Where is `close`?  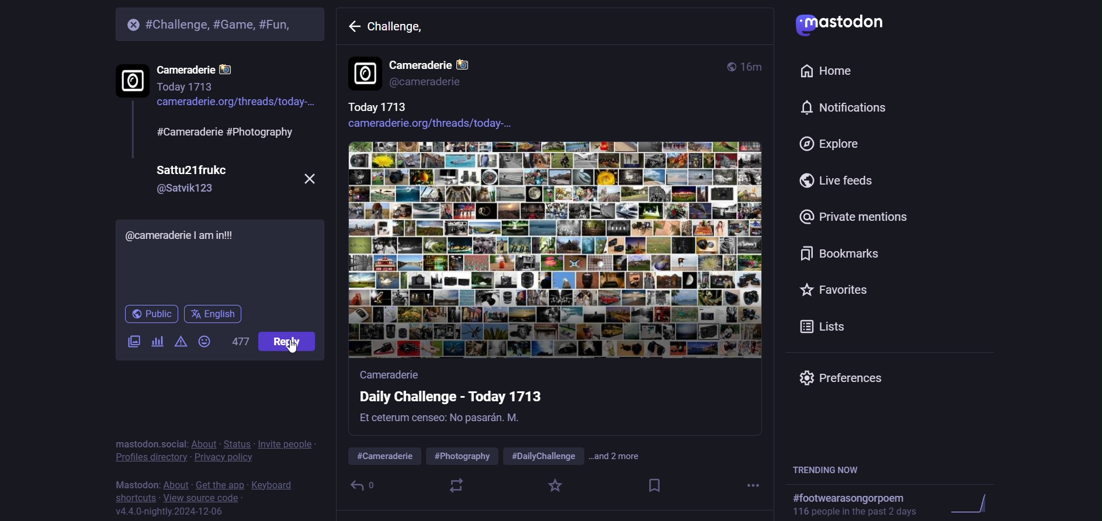 close is located at coordinates (130, 25).